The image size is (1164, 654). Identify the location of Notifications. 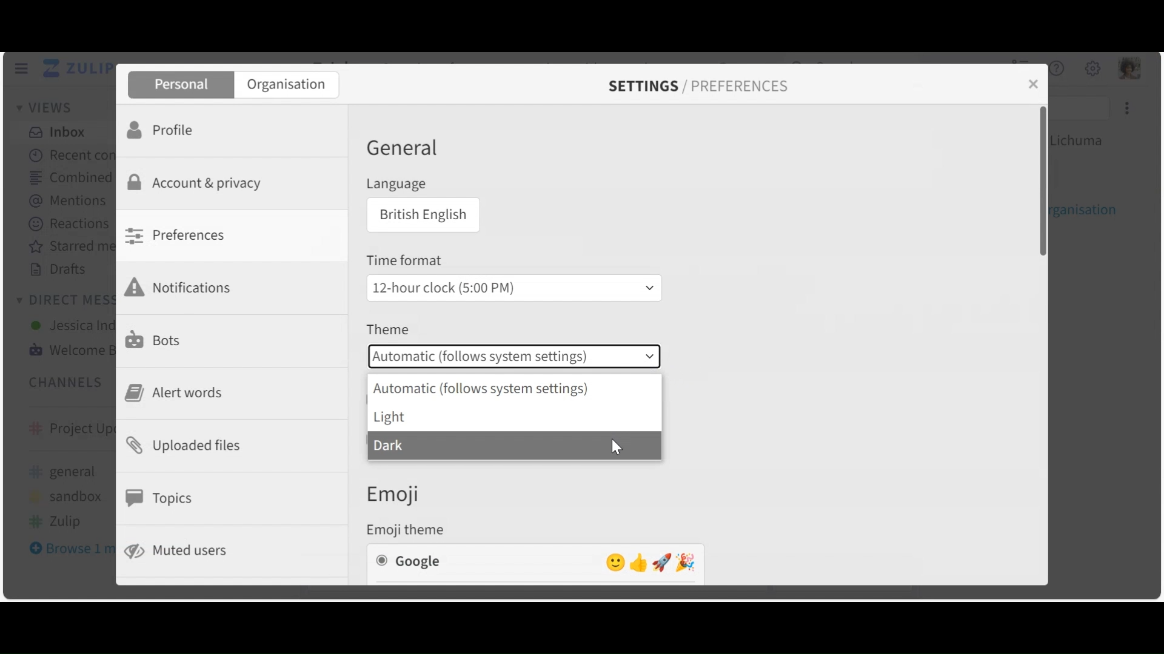
(182, 286).